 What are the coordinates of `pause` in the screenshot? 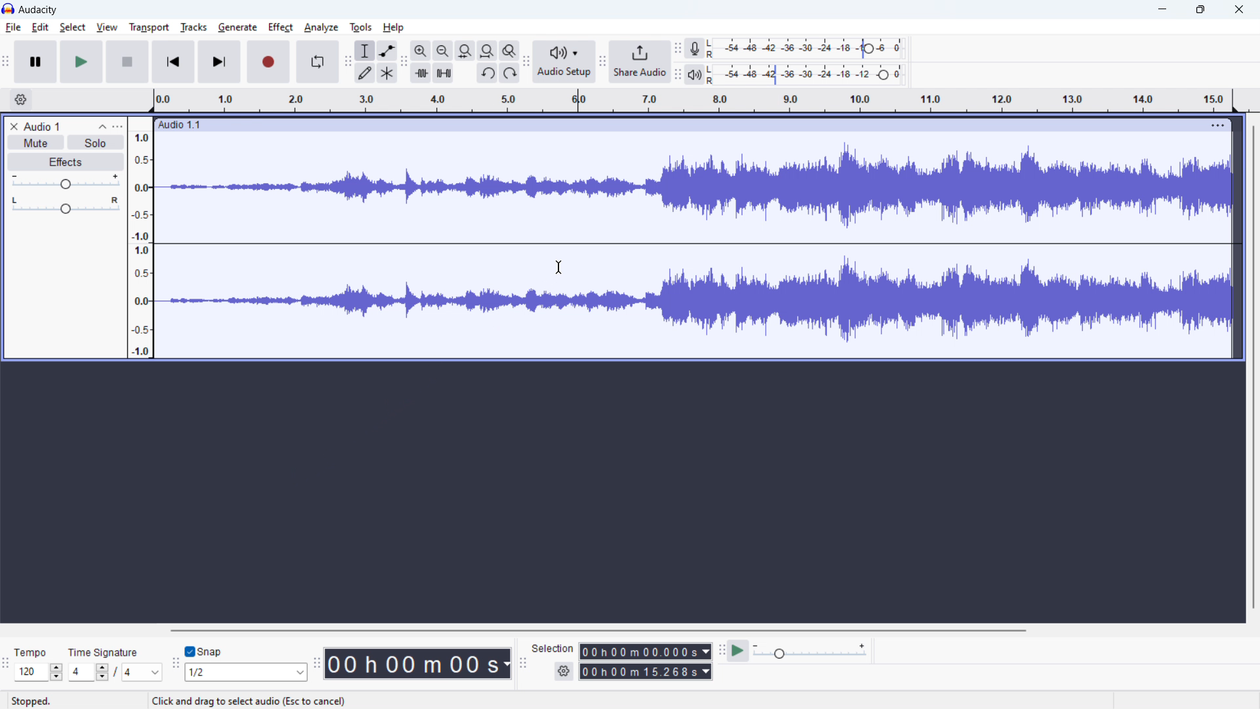 It's located at (35, 62).